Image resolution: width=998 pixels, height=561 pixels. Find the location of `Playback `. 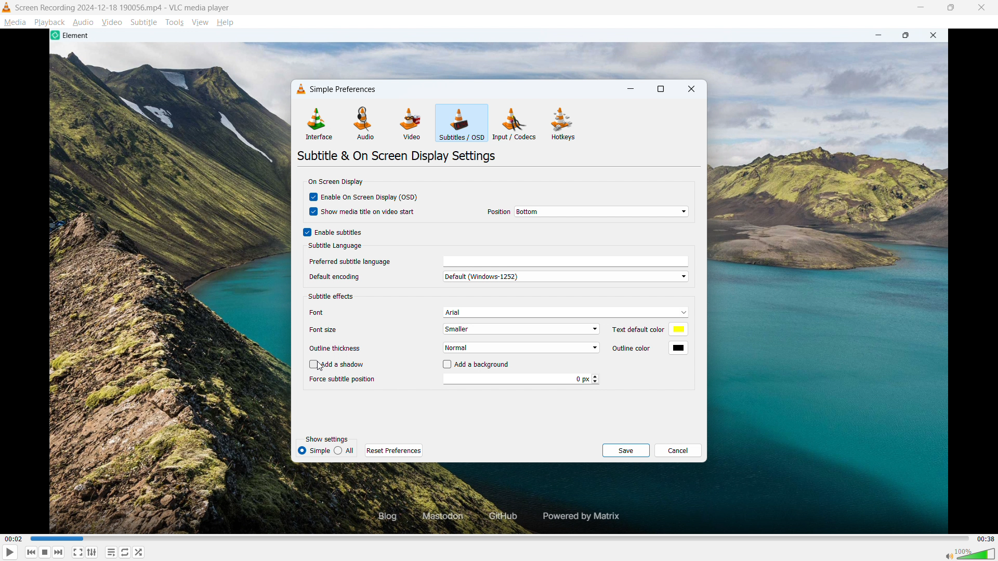

Playback  is located at coordinates (50, 23).